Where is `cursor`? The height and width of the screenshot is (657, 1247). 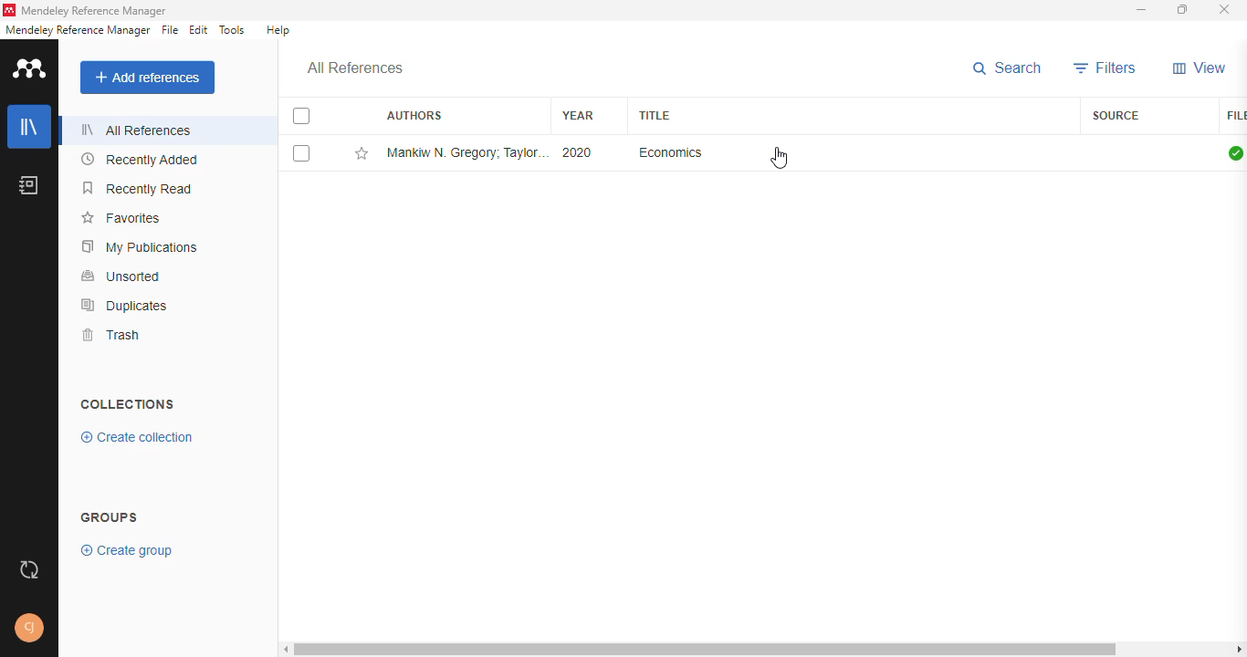 cursor is located at coordinates (778, 159).